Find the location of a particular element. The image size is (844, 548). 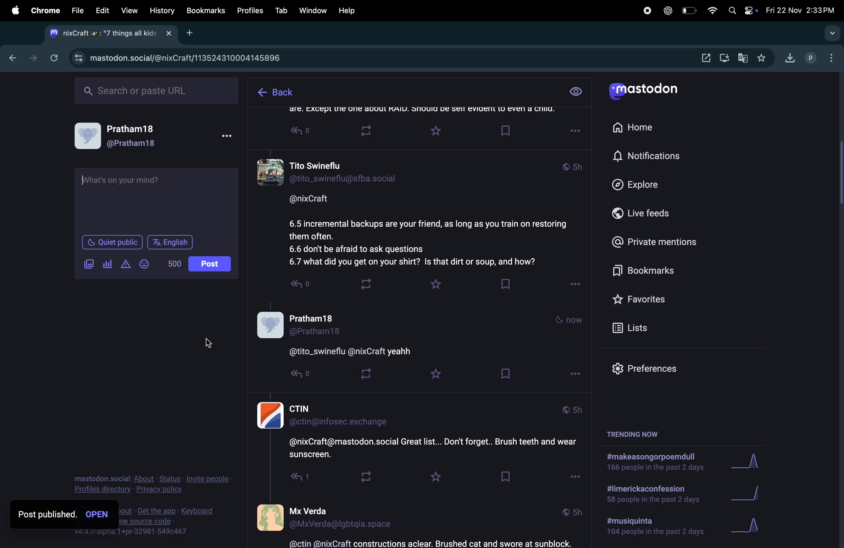

back is located at coordinates (274, 93).